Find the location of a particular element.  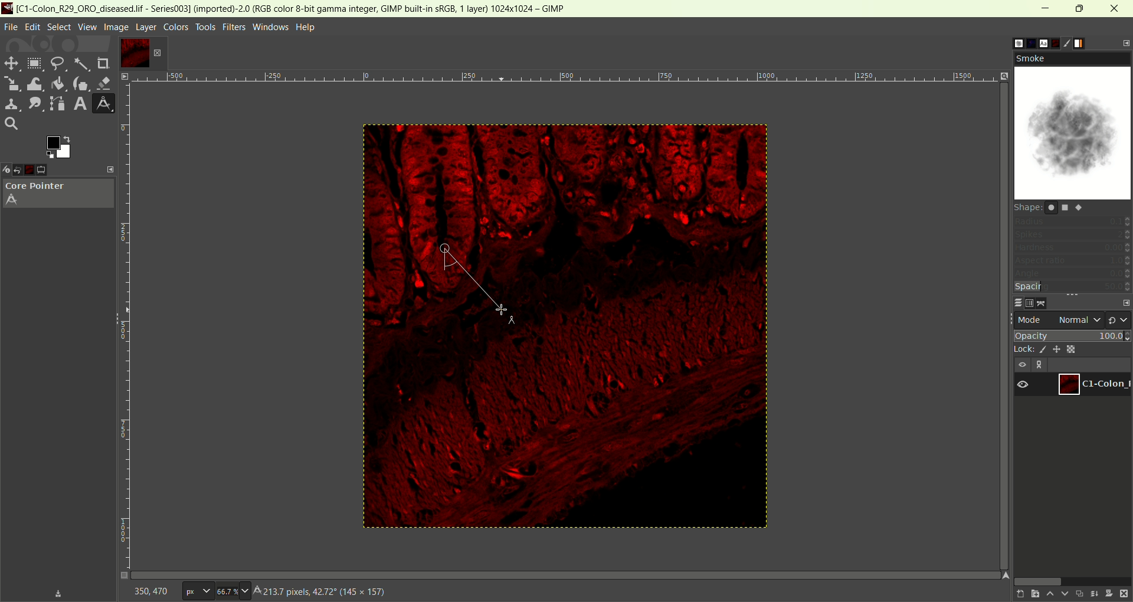

close is located at coordinates (1116, 8).